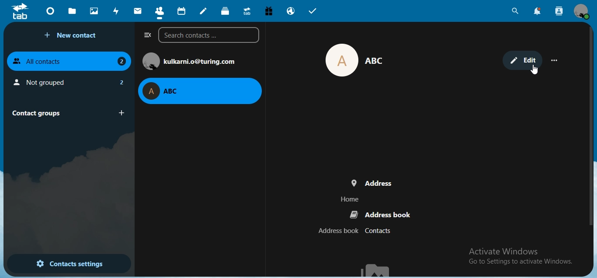  What do you see at coordinates (226, 11) in the screenshot?
I see `deck` at bounding box center [226, 11].